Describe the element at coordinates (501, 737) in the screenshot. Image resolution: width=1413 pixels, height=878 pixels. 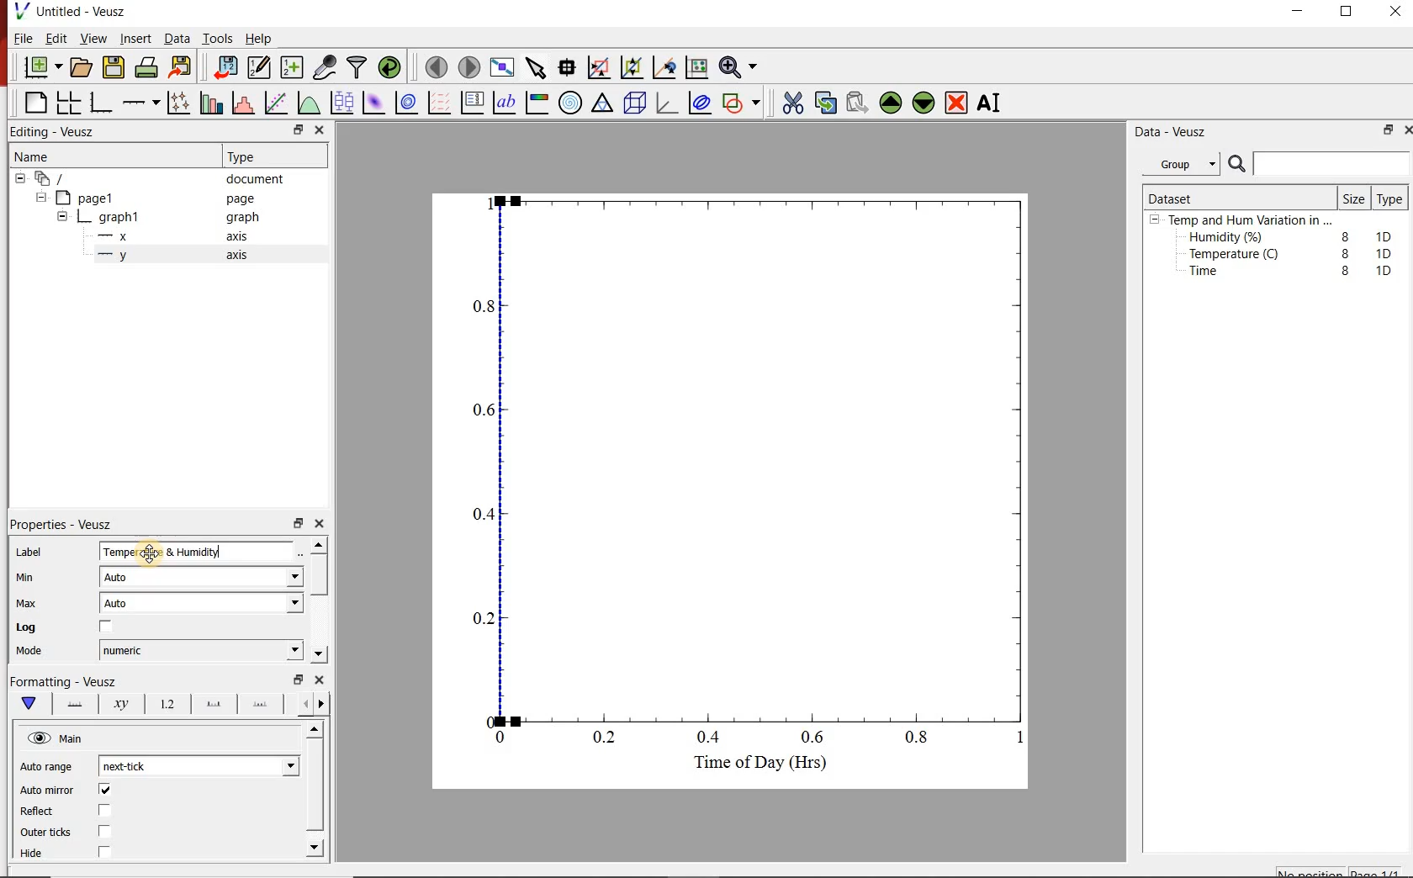
I see `0` at that location.